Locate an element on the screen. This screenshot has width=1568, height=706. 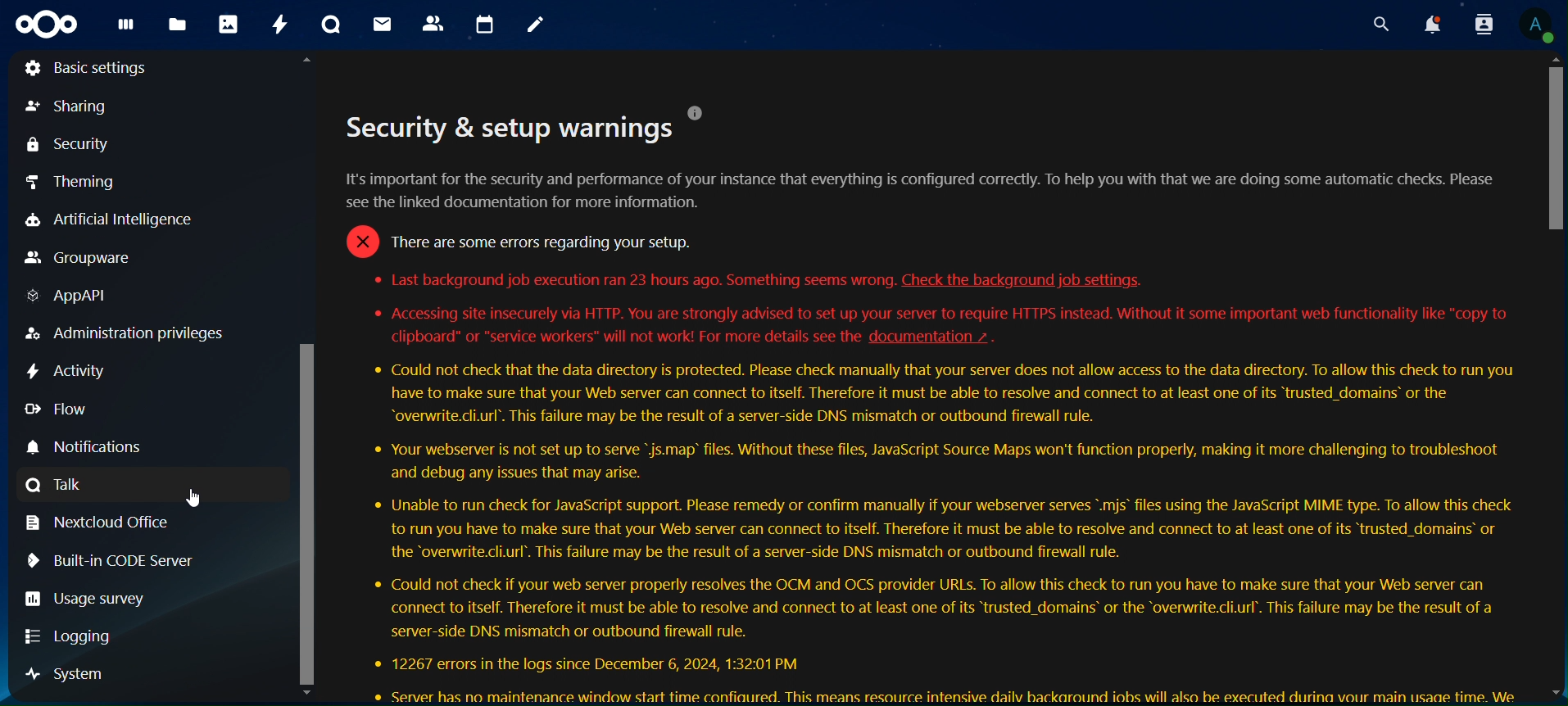
There are some errors regarding your setup. is located at coordinates (539, 241).